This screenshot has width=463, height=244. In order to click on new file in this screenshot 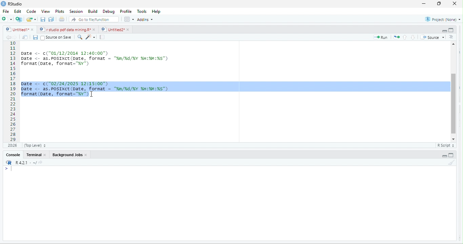, I will do `click(6, 19)`.